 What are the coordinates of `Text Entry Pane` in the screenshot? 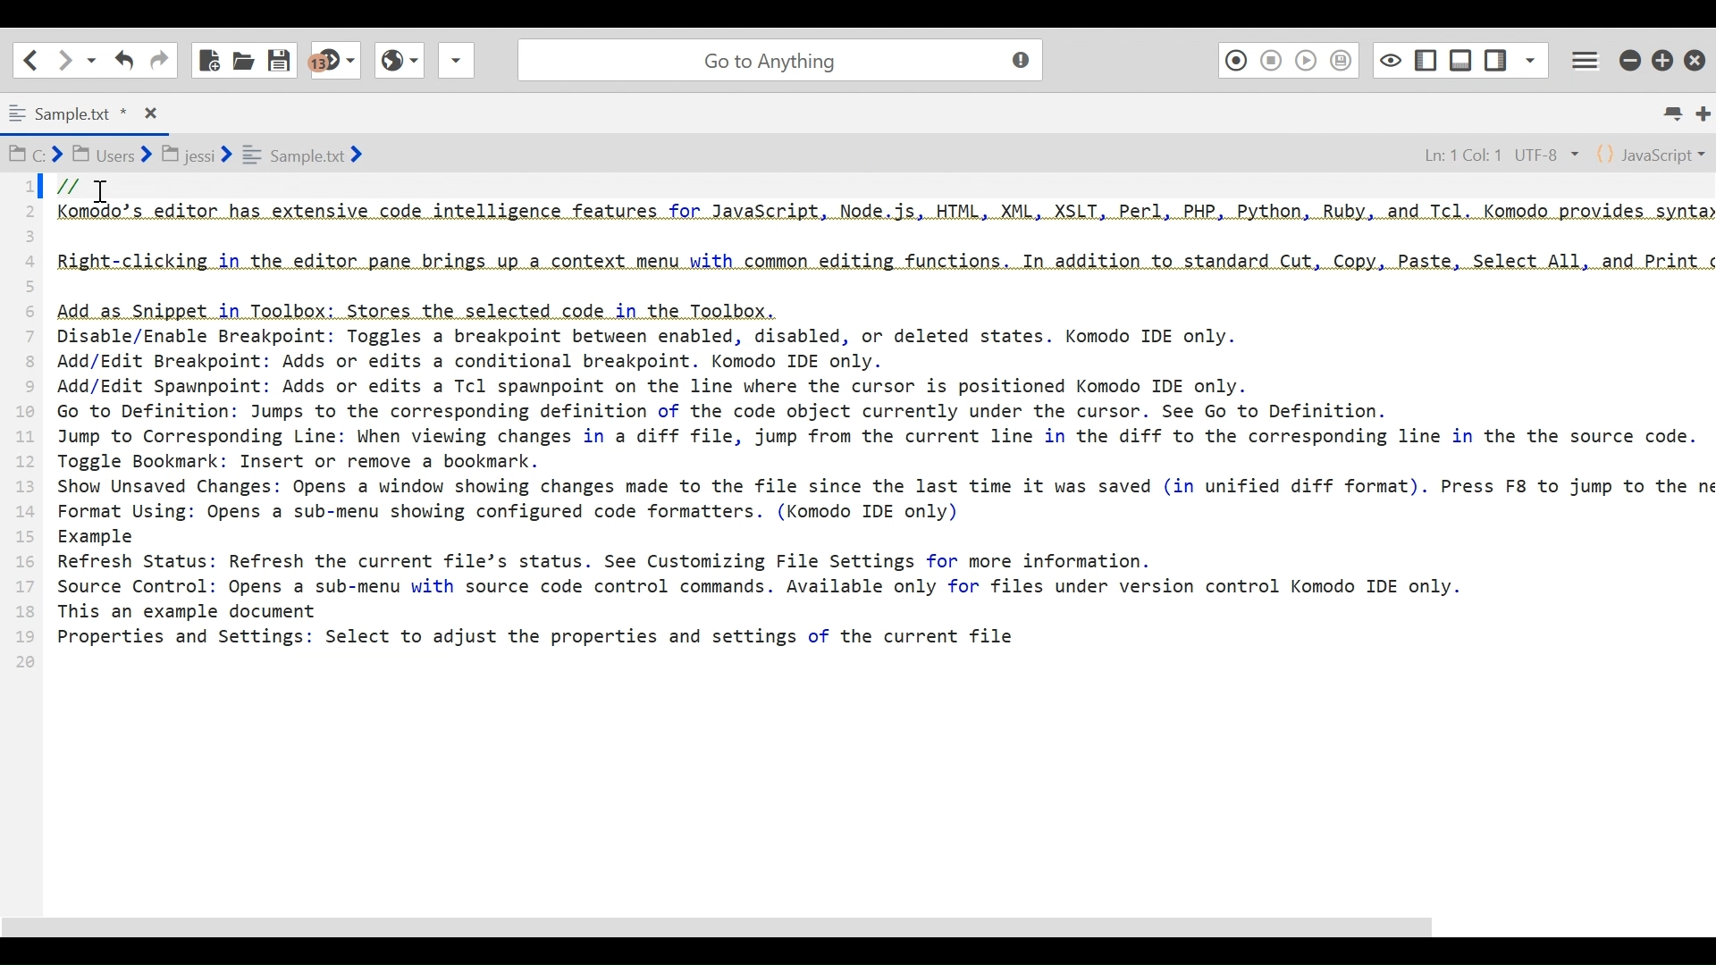 It's located at (854, 534).